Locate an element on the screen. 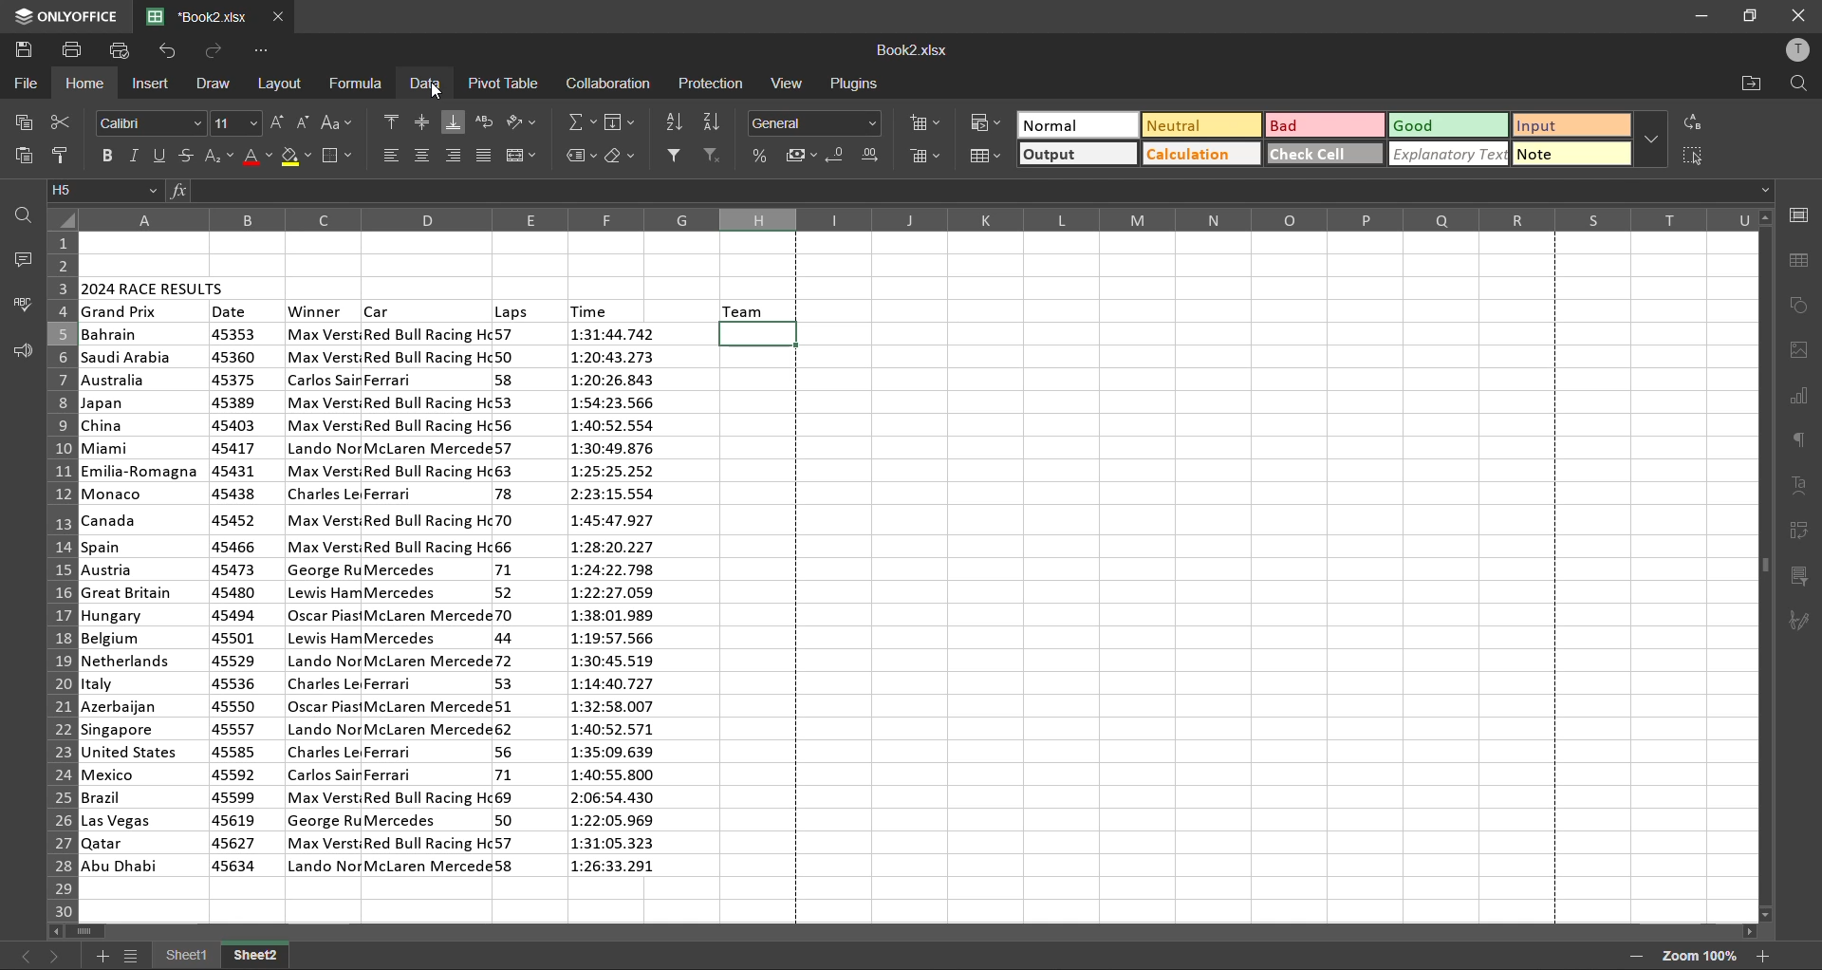 This screenshot has height=970, width=1822. font size is located at coordinates (238, 122).